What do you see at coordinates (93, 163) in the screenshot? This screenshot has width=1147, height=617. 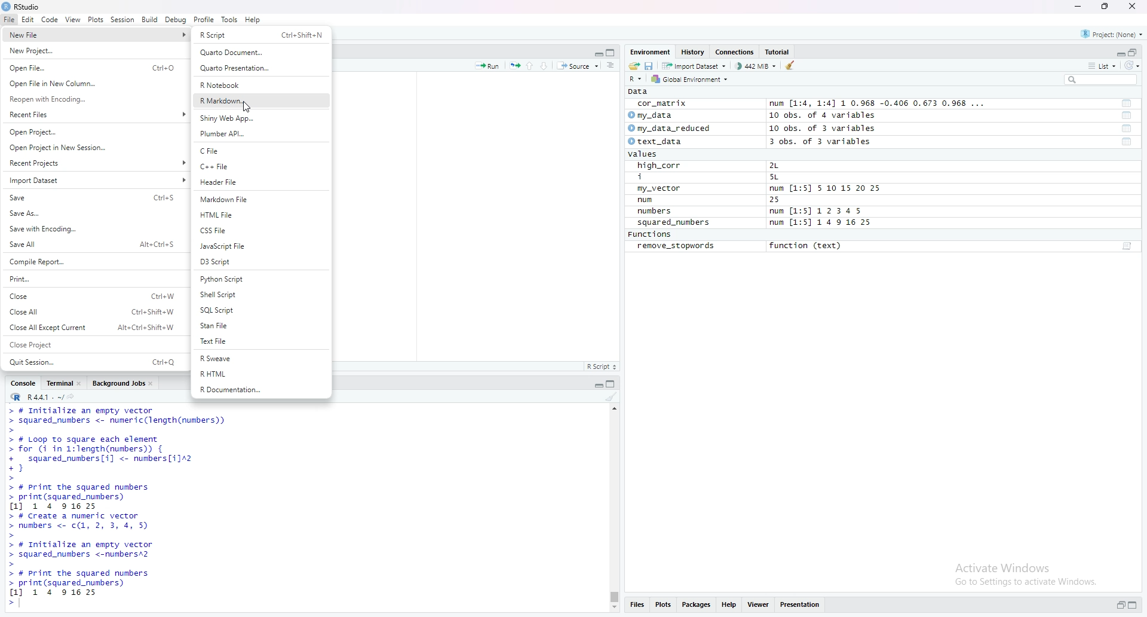 I see `Recent Projects` at bounding box center [93, 163].